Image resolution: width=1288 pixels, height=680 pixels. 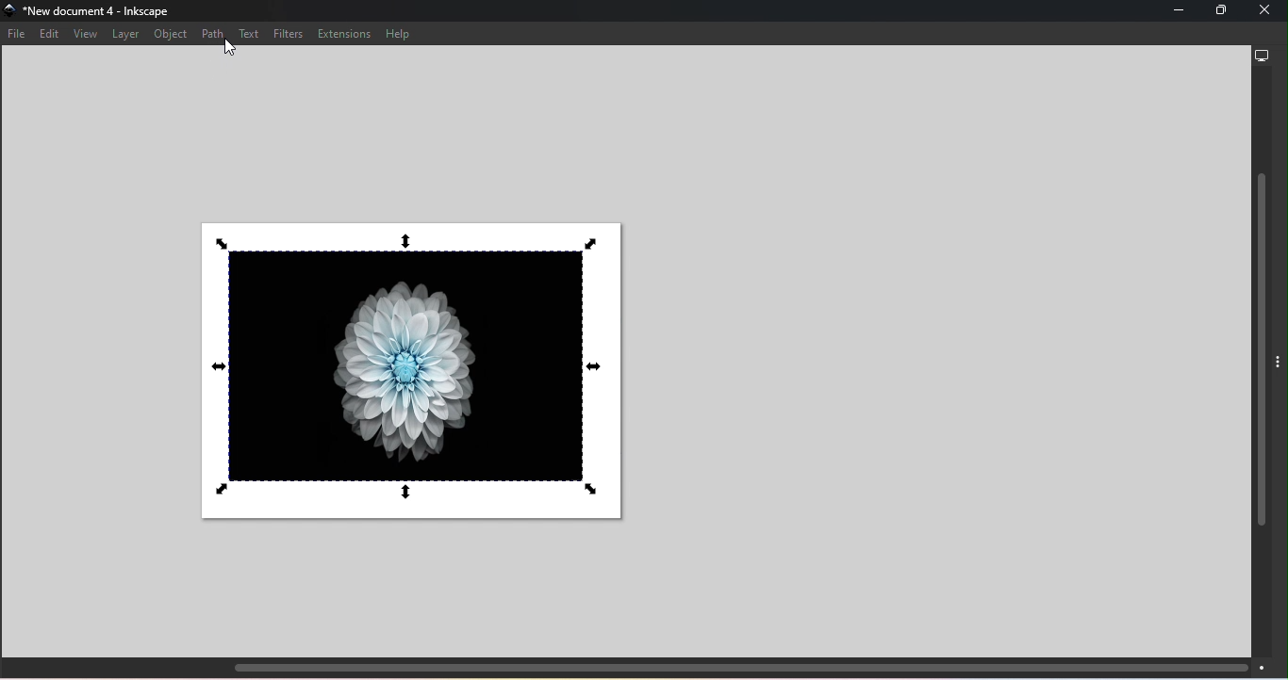 What do you see at coordinates (19, 37) in the screenshot?
I see `File` at bounding box center [19, 37].